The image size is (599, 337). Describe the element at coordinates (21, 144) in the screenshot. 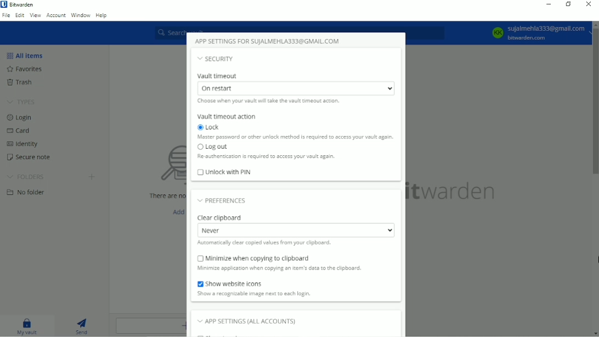

I see `Identity` at that location.